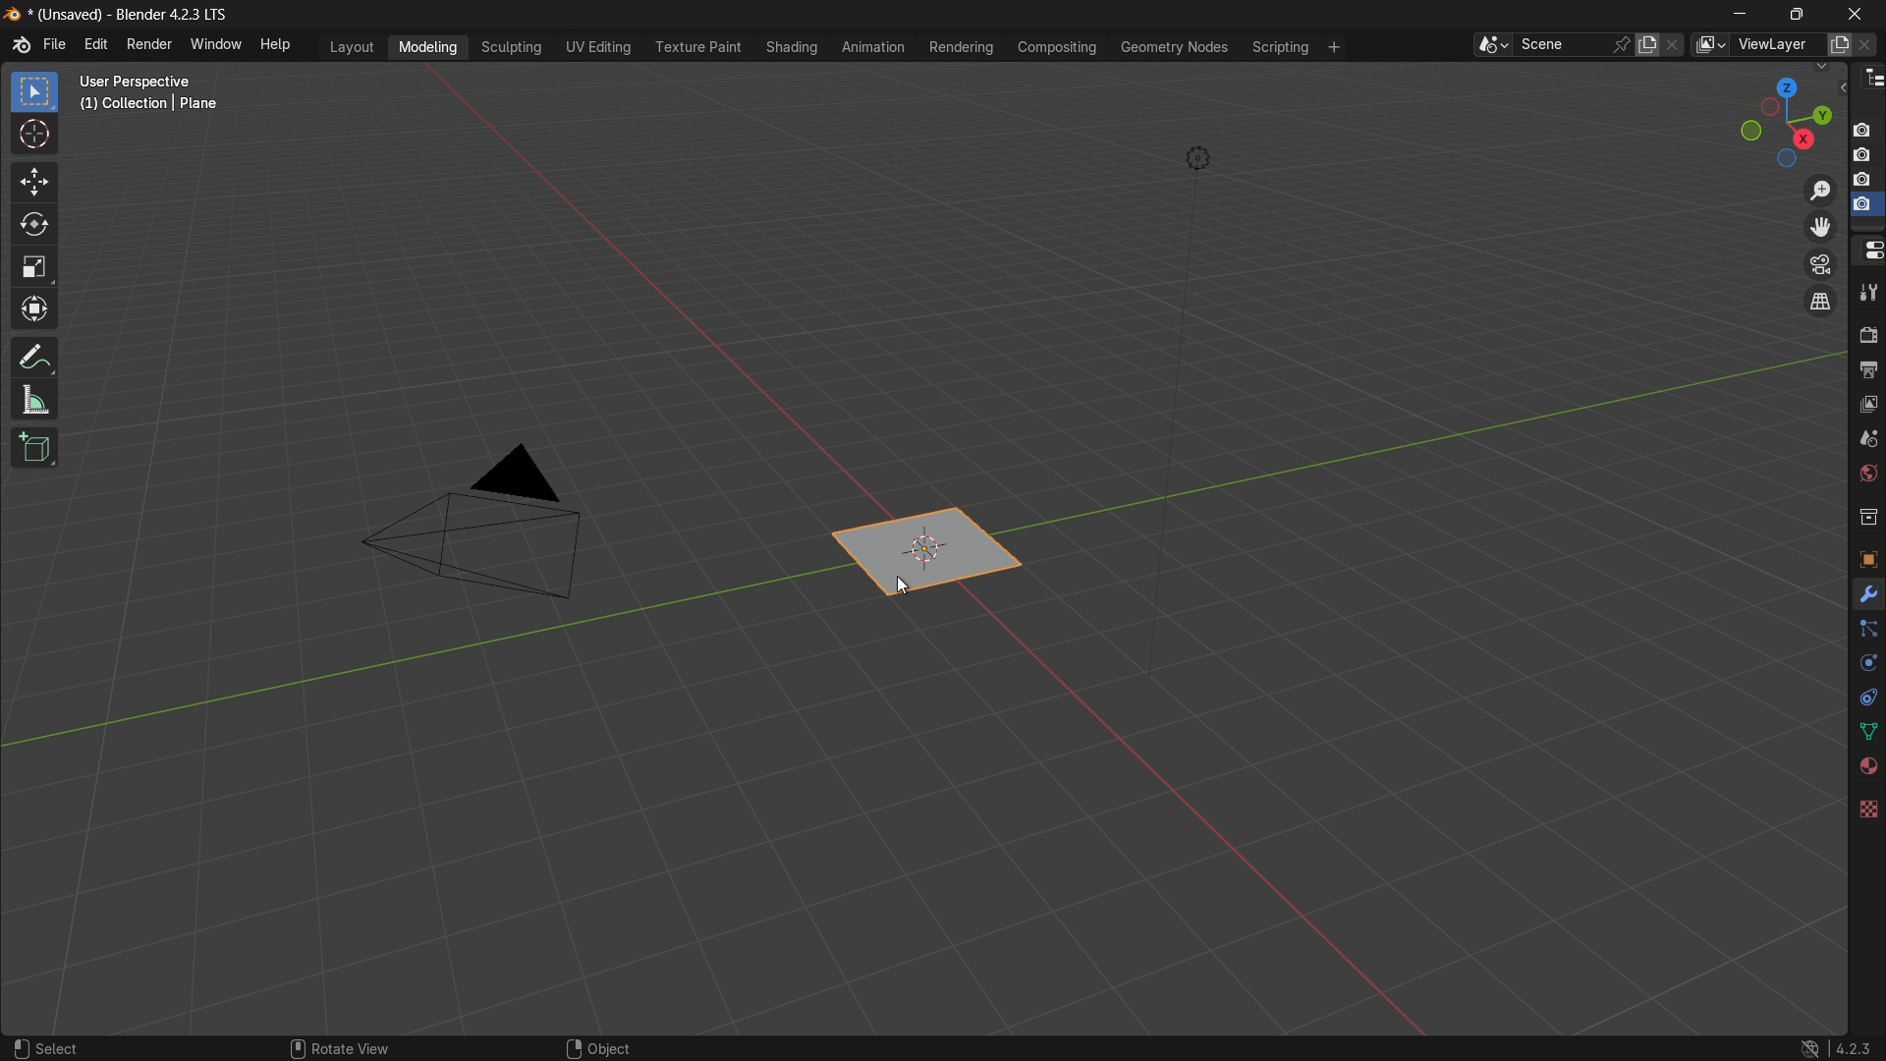  Describe the element at coordinates (1677, 46) in the screenshot. I see `delete scene` at that location.